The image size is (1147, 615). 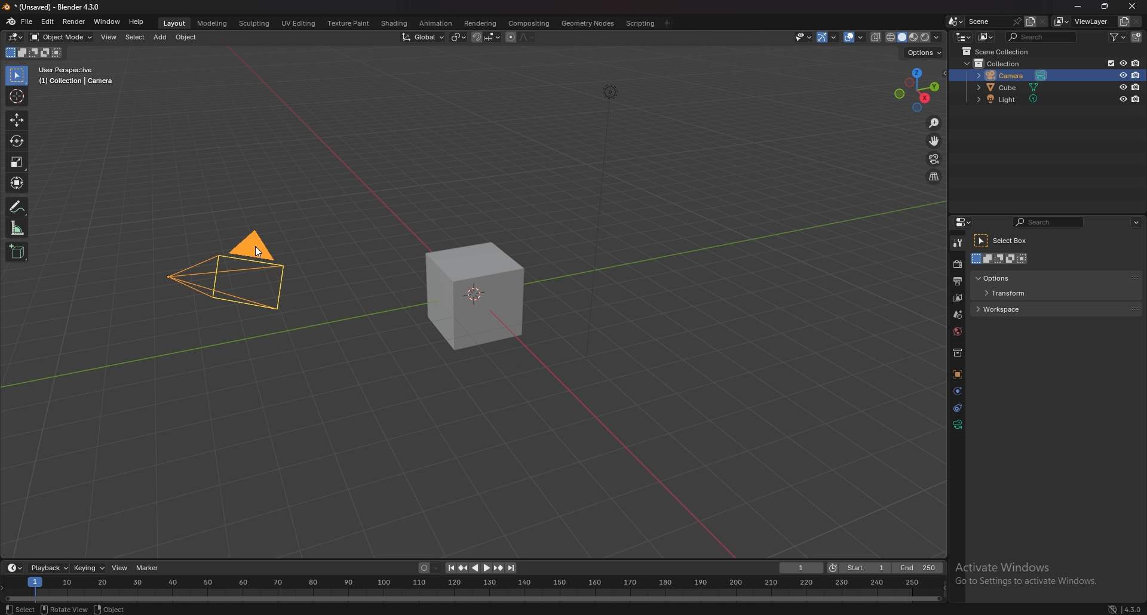 What do you see at coordinates (482, 568) in the screenshot?
I see `play animation` at bounding box center [482, 568].